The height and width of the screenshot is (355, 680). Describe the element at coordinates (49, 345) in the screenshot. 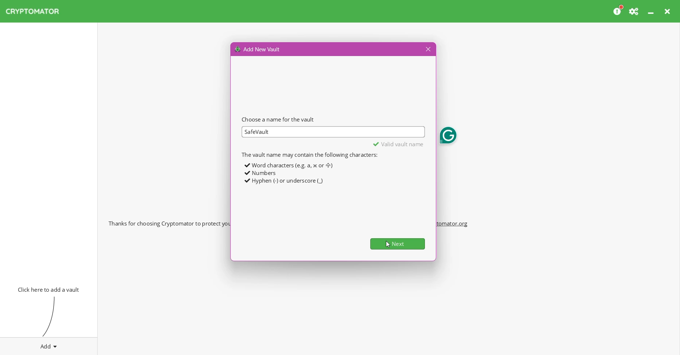

I see `Add` at that location.